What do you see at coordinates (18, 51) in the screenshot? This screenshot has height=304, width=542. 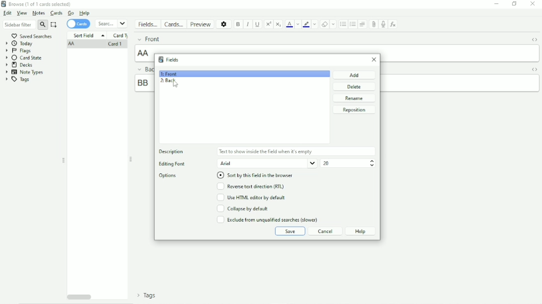 I see `Flags` at bounding box center [18, 51].